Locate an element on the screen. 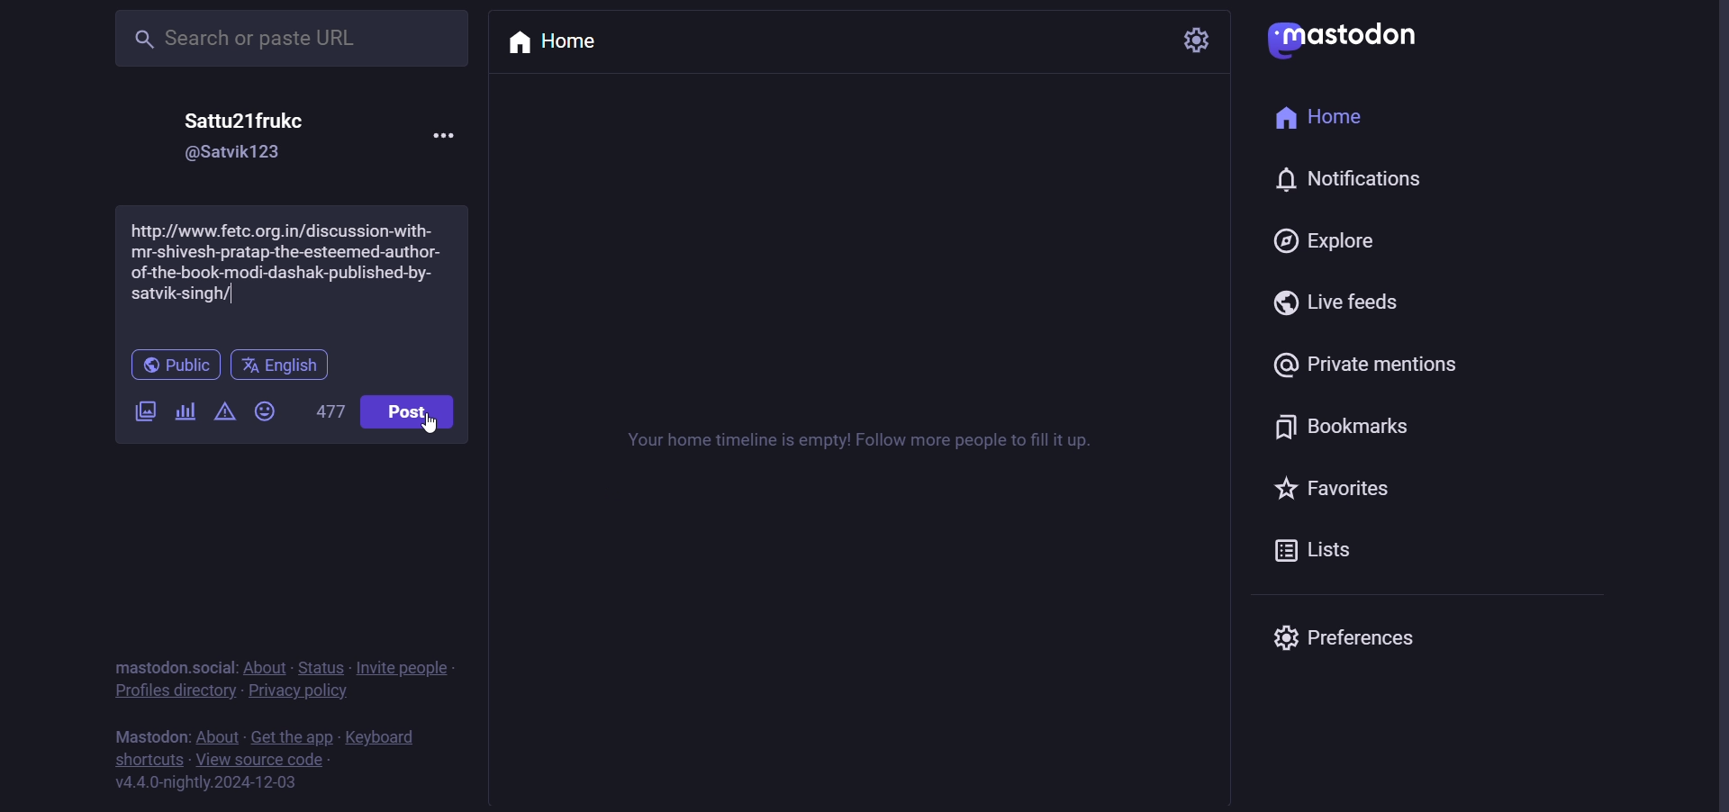 The image size is (1729, 812). bookmark is located at coordinates (1344, 429).